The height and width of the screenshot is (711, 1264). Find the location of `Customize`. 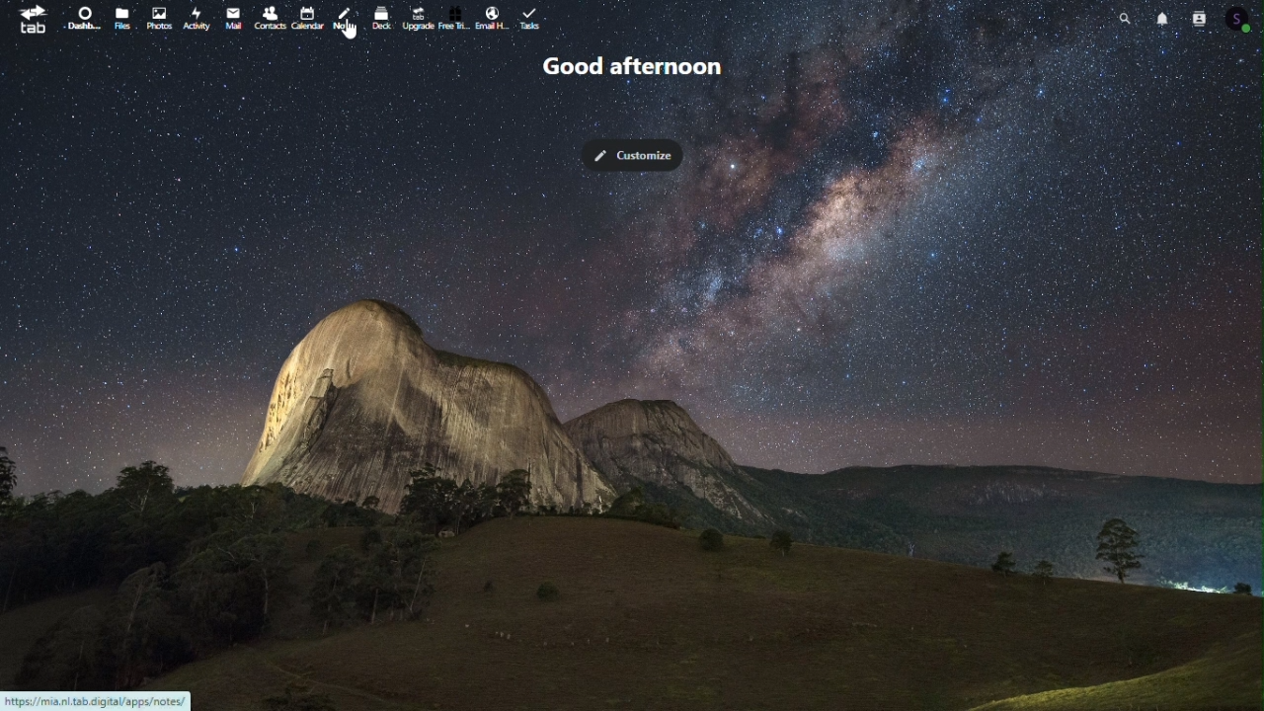

Customize is located at coordinates (634, 153).